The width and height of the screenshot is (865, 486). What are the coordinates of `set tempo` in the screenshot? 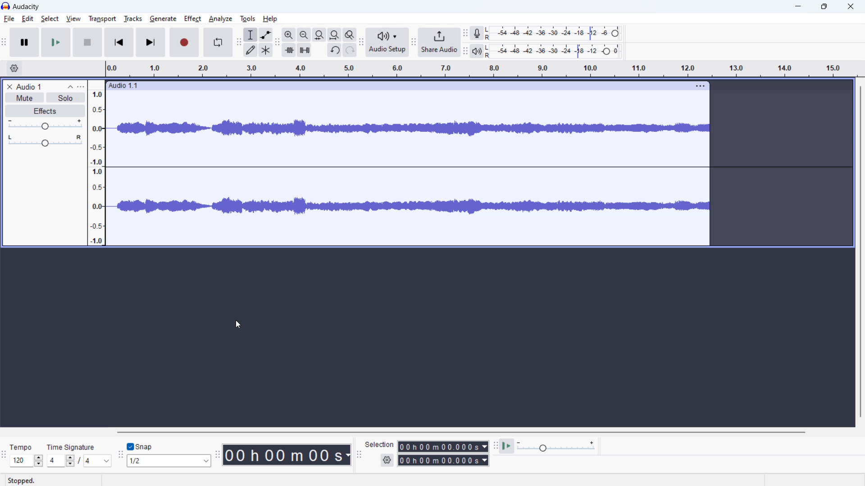 It's located at (26, 460).